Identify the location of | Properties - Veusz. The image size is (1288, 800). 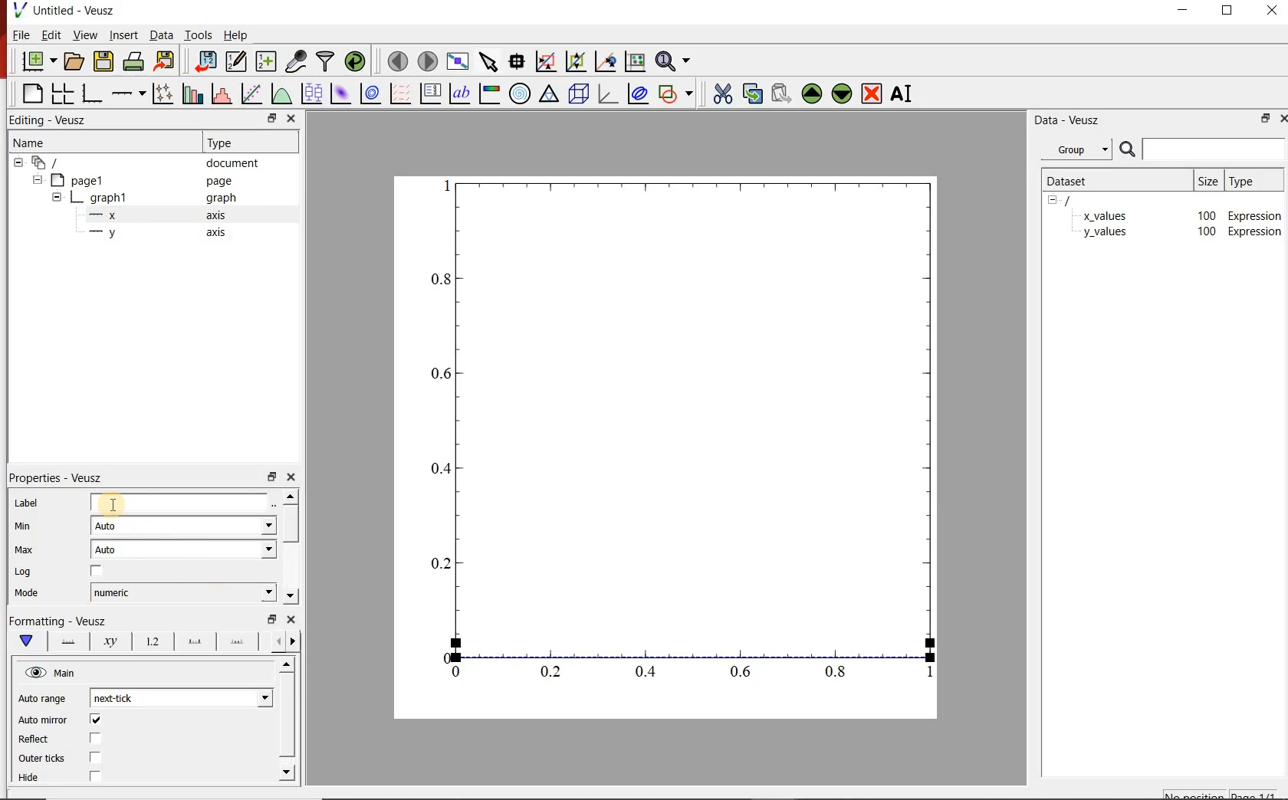
(58, 475).